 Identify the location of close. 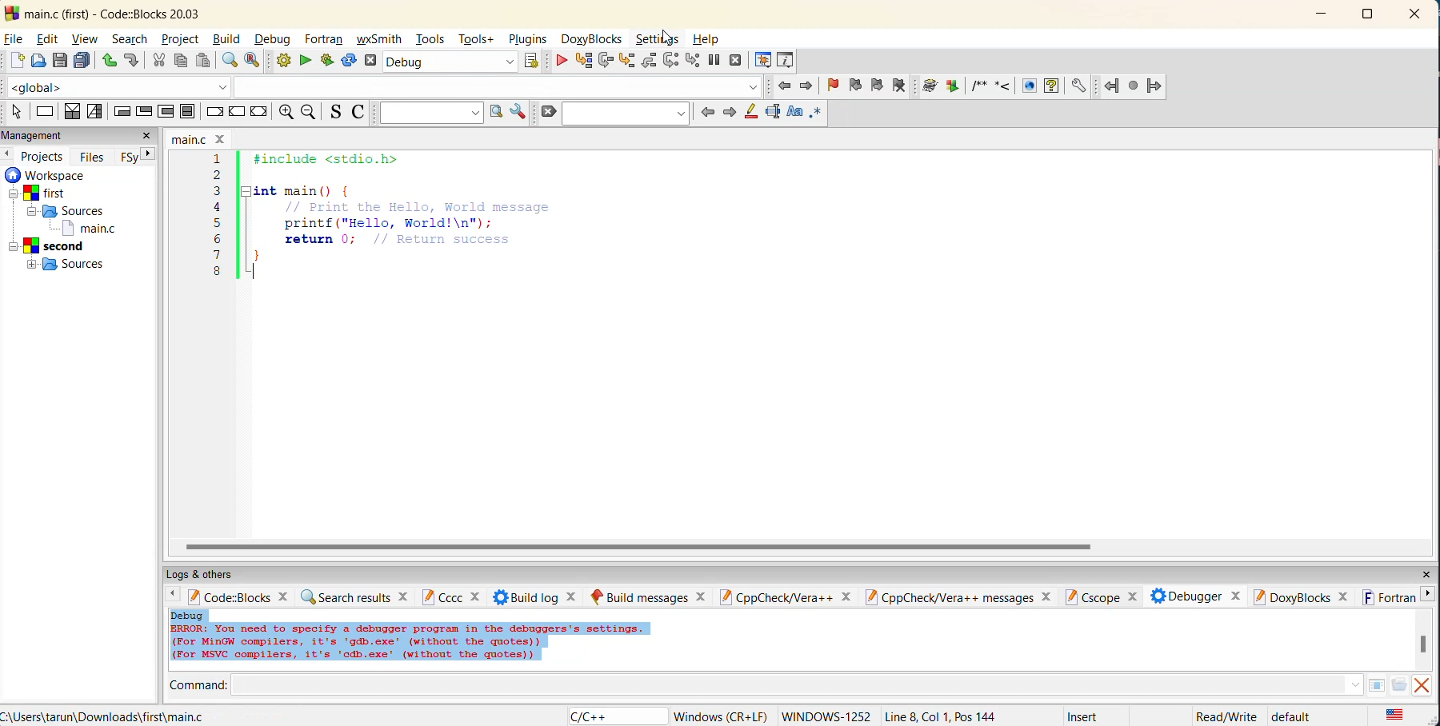
(1416, 15).